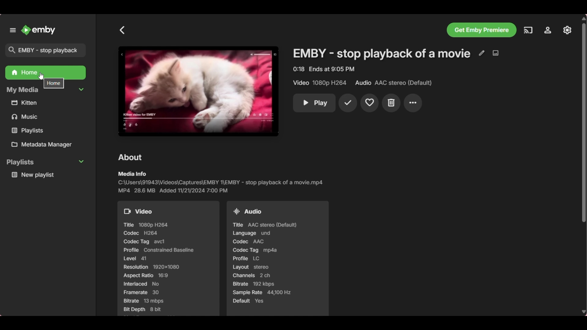  Describe the element at coordinates (369, 103) in the screenshot. I see `Add to favorites` at that location.